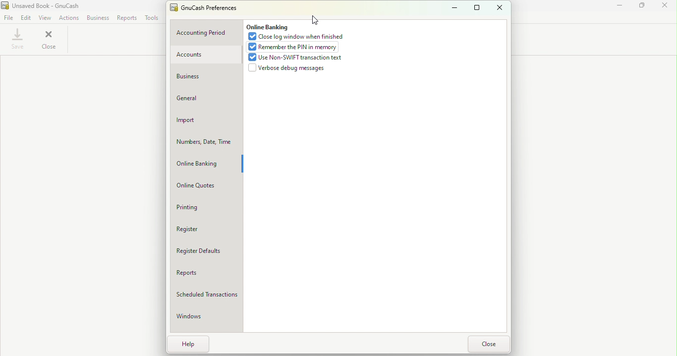 This screenshot has height=356, width=677. What do you see at coordinates (205, 33) in the screenshot?
I see `Accounting period` at bounding box center [205, 33].